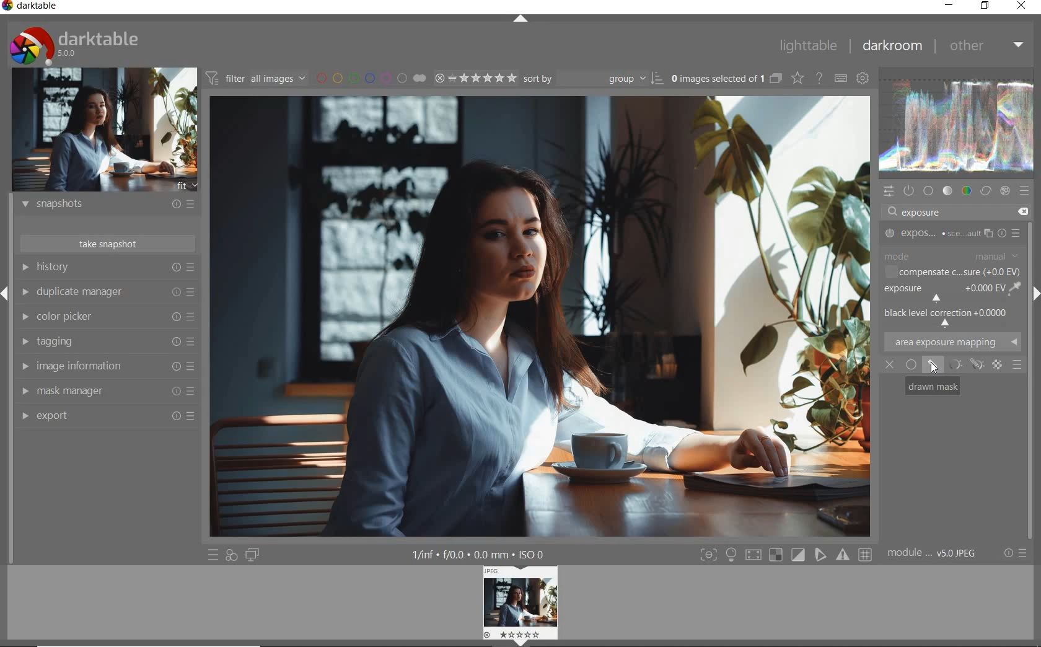 The width and height of the screenshot is (1041, 647). What do you see at coordinates (952, 341) in the screenshot?
I see `AREA EXPOSURE MAPPING` at bounding box center [952, 341].